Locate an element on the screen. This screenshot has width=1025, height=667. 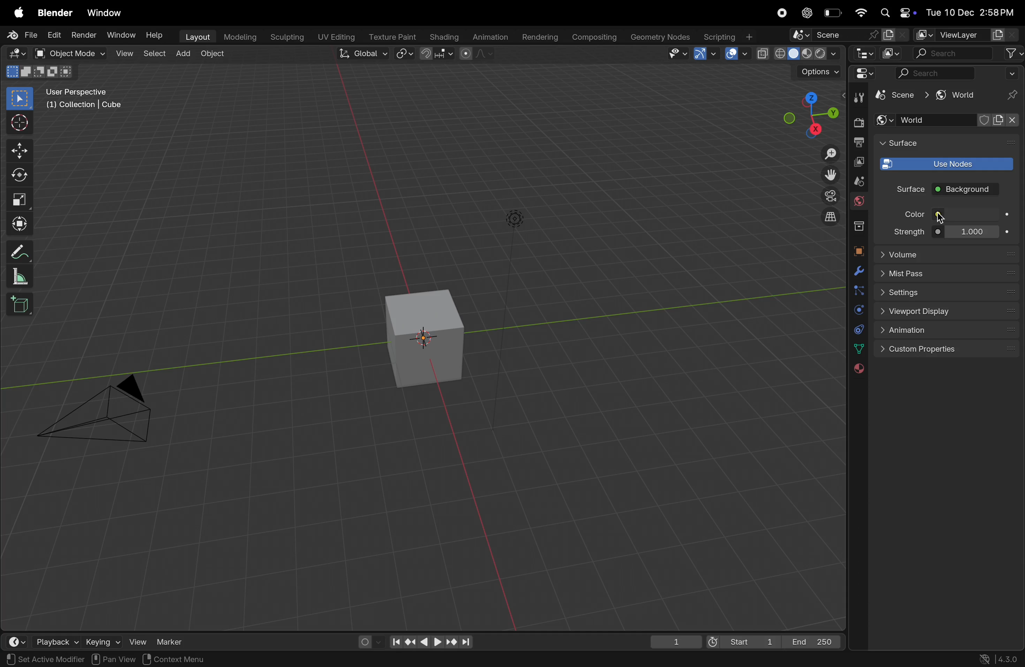
Sculpting is located at coordinates (286, 37).